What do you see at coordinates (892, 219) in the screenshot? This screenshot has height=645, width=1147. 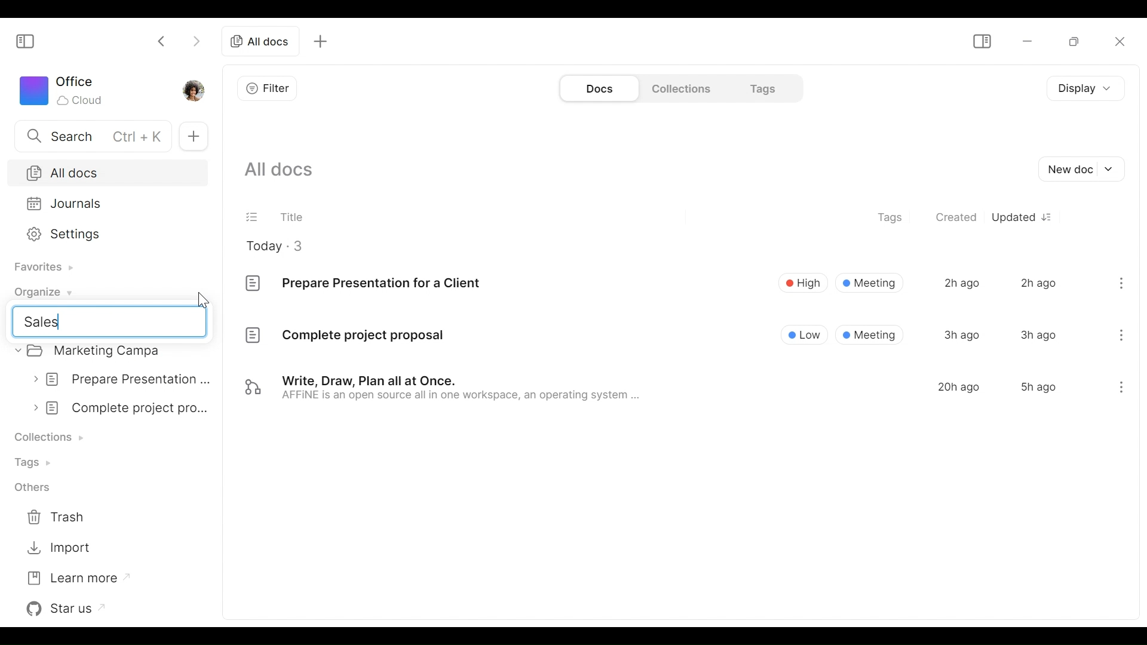 I see `Tags` at bounding box center [892, 219].